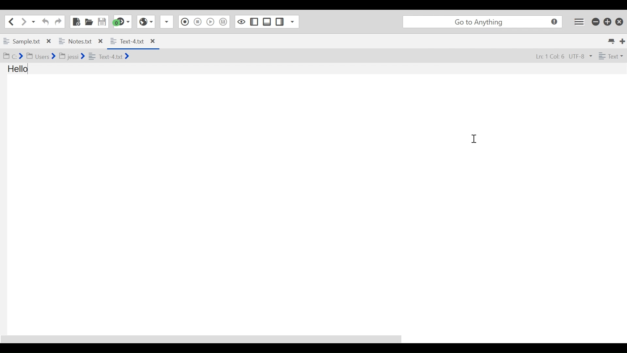  Describe the element at coordinates (254, 22) in the screenshot. I see `Show/Hide Left Pane` at that location.